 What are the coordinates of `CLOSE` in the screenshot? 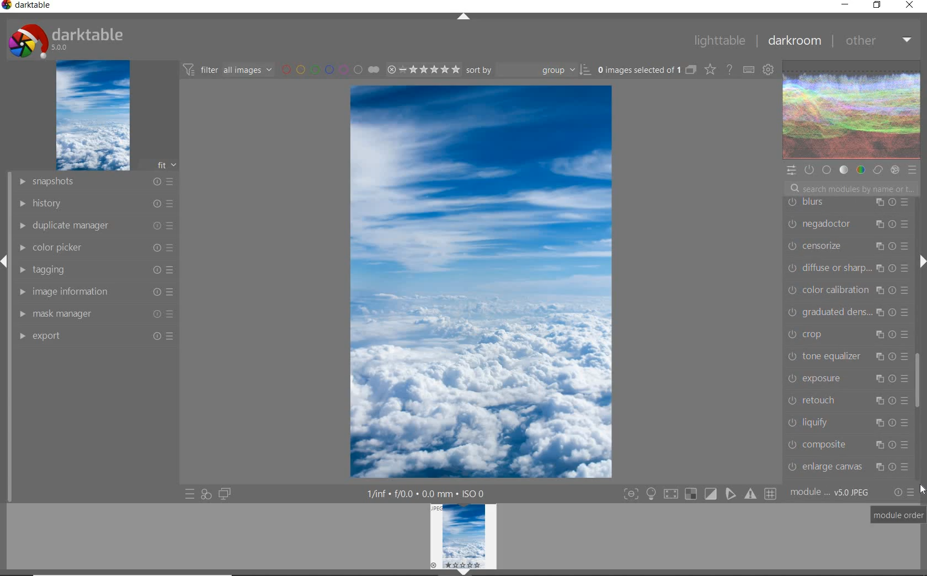 It's located at (910, 6).